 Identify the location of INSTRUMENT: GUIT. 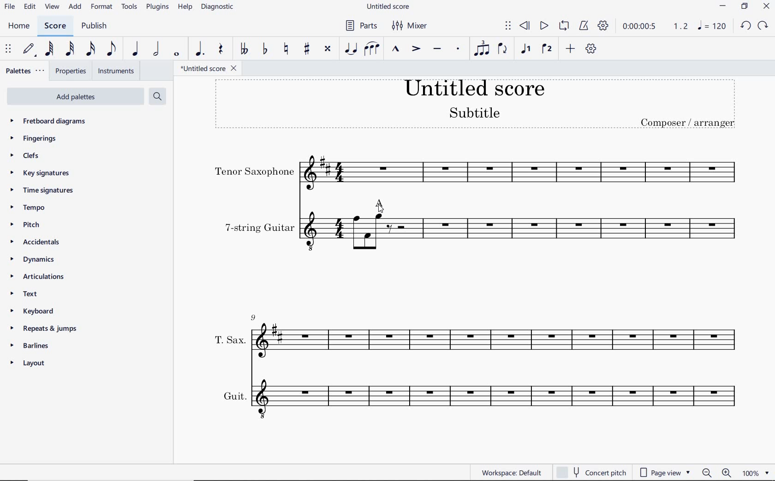
(478, 398).